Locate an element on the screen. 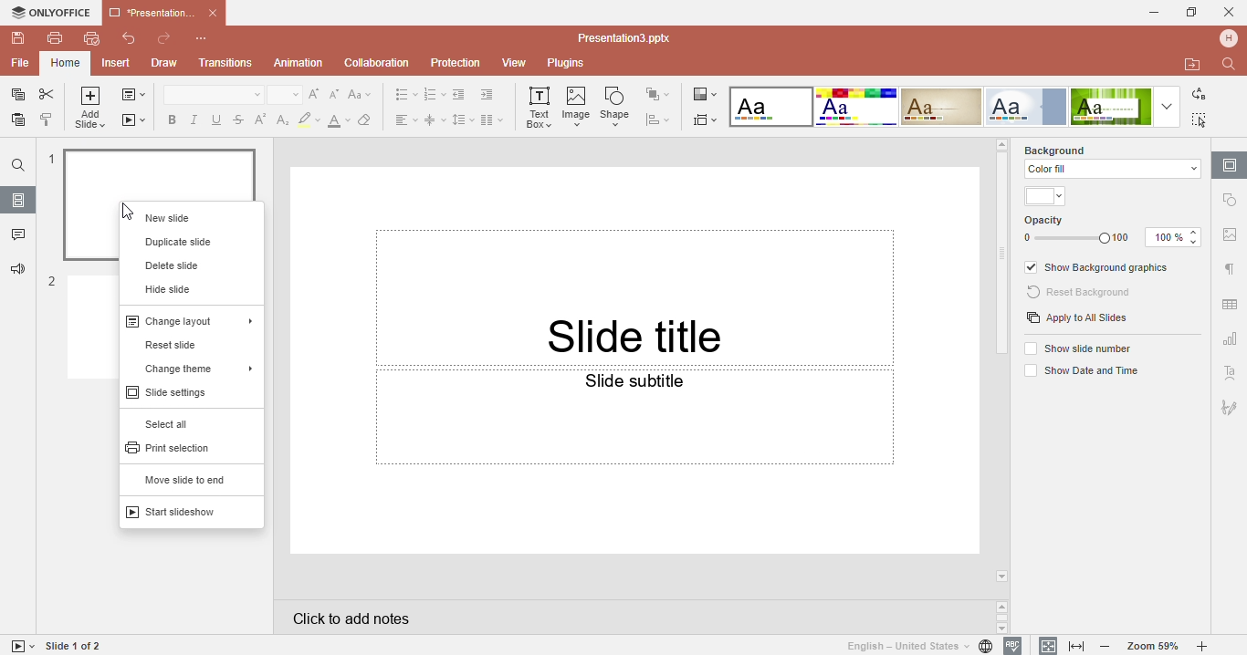 Image resolution: width=1247 pixels, height=655 pixels. Find is located at coordinates (17, 165).